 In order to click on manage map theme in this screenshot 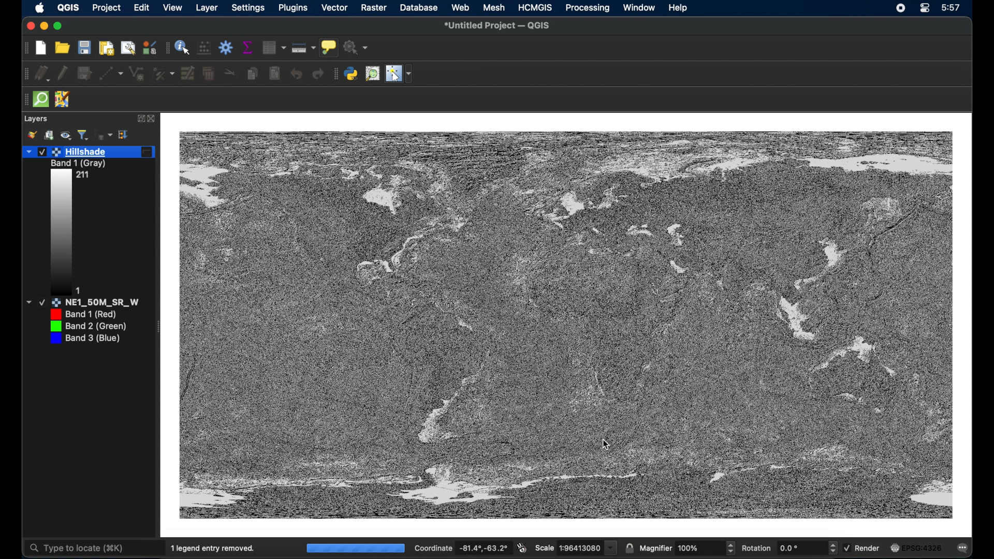, I will do `click(66, 136)`.